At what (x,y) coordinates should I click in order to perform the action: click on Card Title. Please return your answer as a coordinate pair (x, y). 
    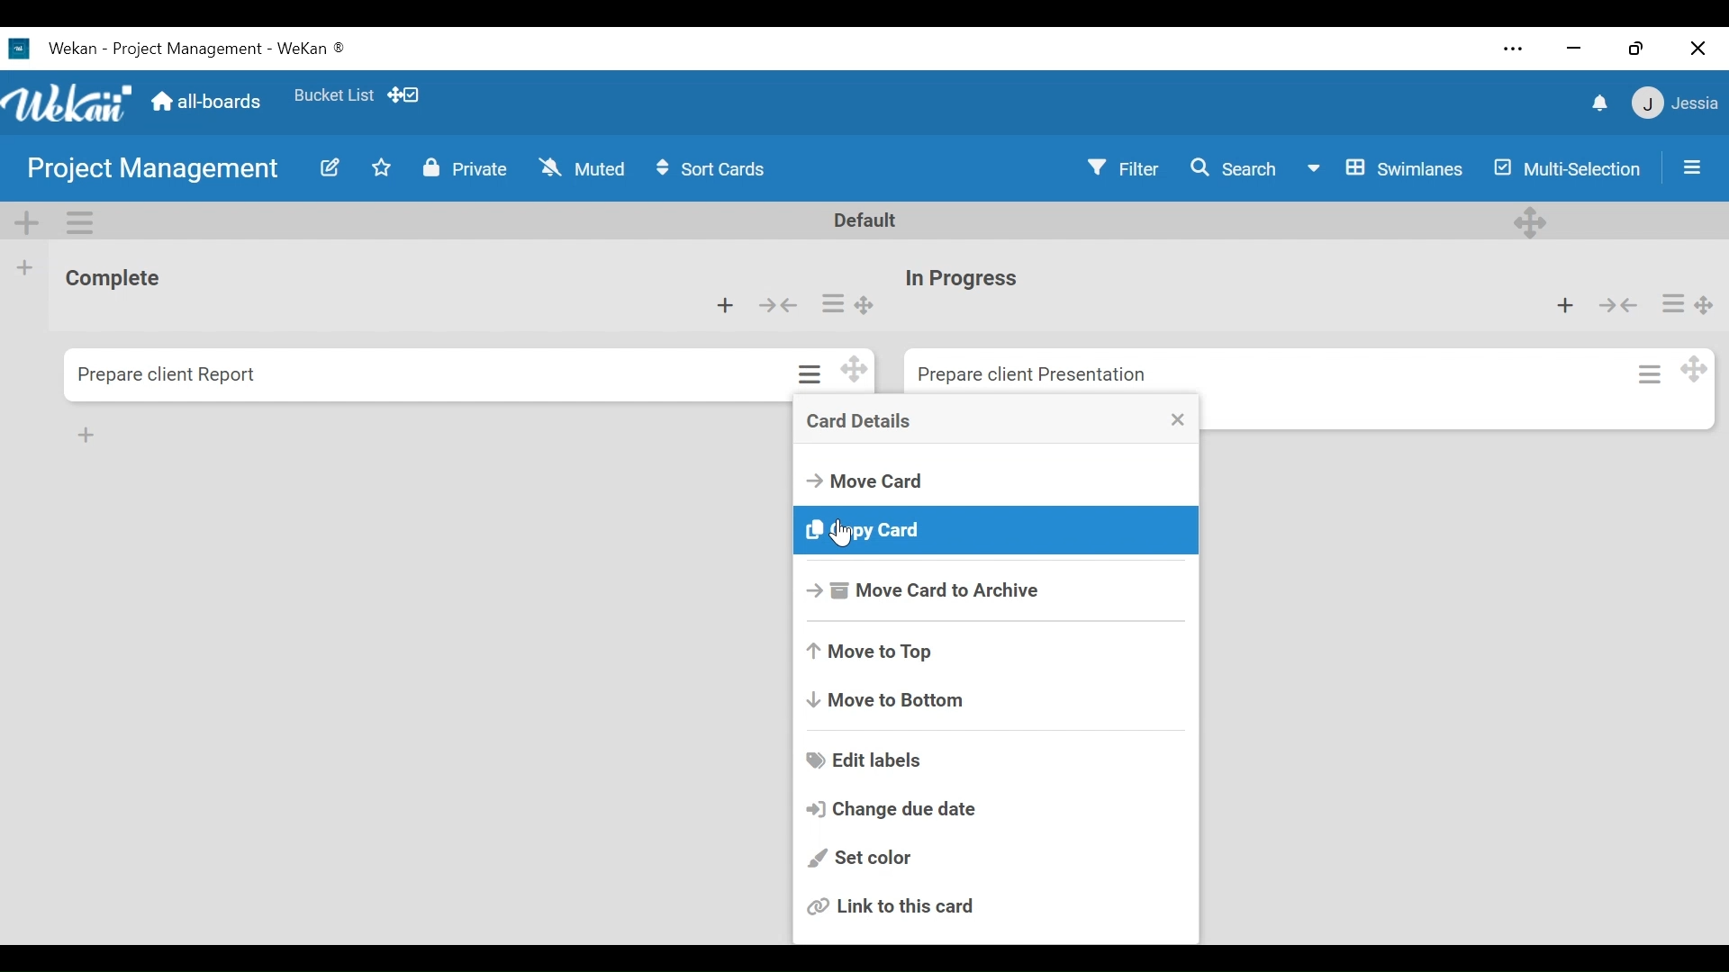
    Looking at the image, I should click on (1040, 374).